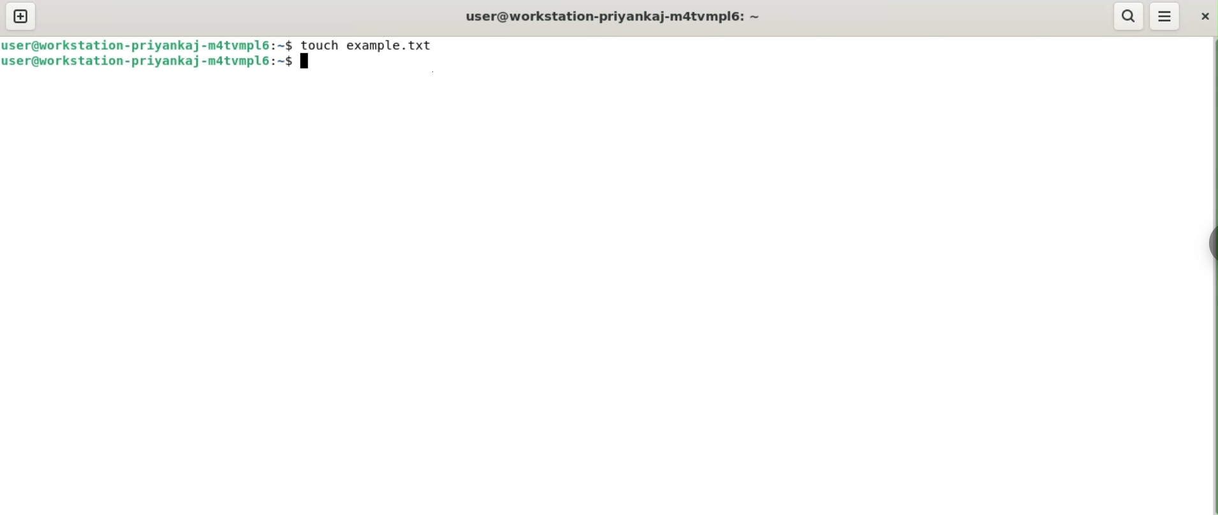 The height and width of the screenshot is (515, 1218). What do you see at coordinates (613, 16) in the screenshot?
I see `user@workstation-priyankaj-m4tvmpl6: ~` at bounding box center [613, 16].